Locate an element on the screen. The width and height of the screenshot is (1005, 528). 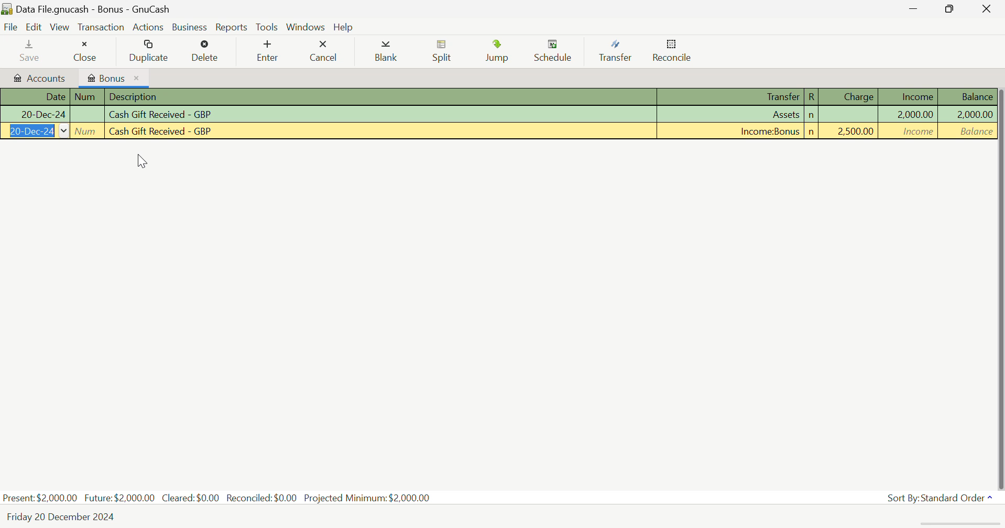
Scroll Bar is located at coordinates (999, 285).